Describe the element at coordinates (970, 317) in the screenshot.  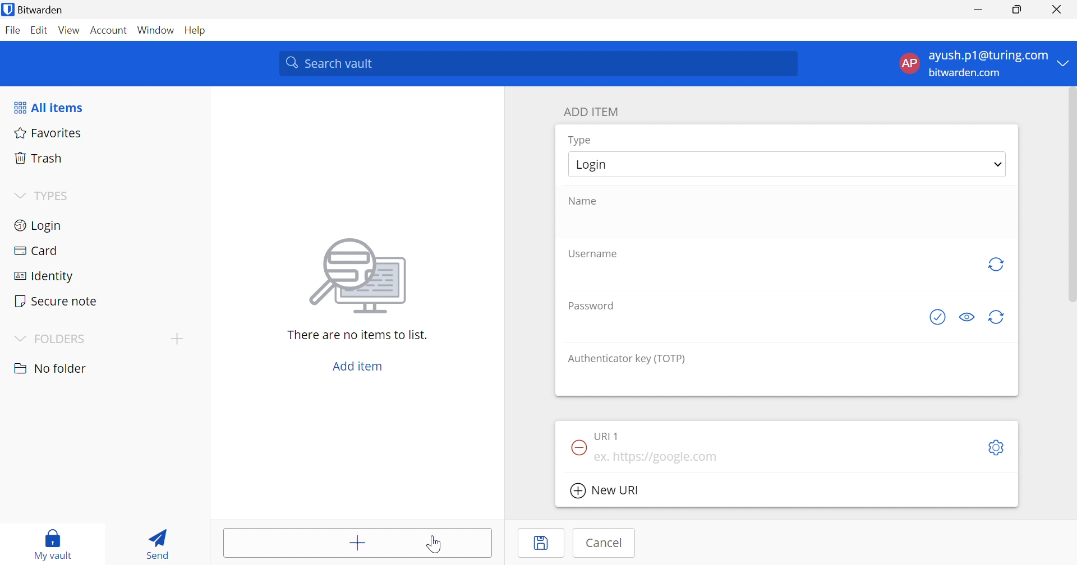
I see `Toggle visibility` at that location.